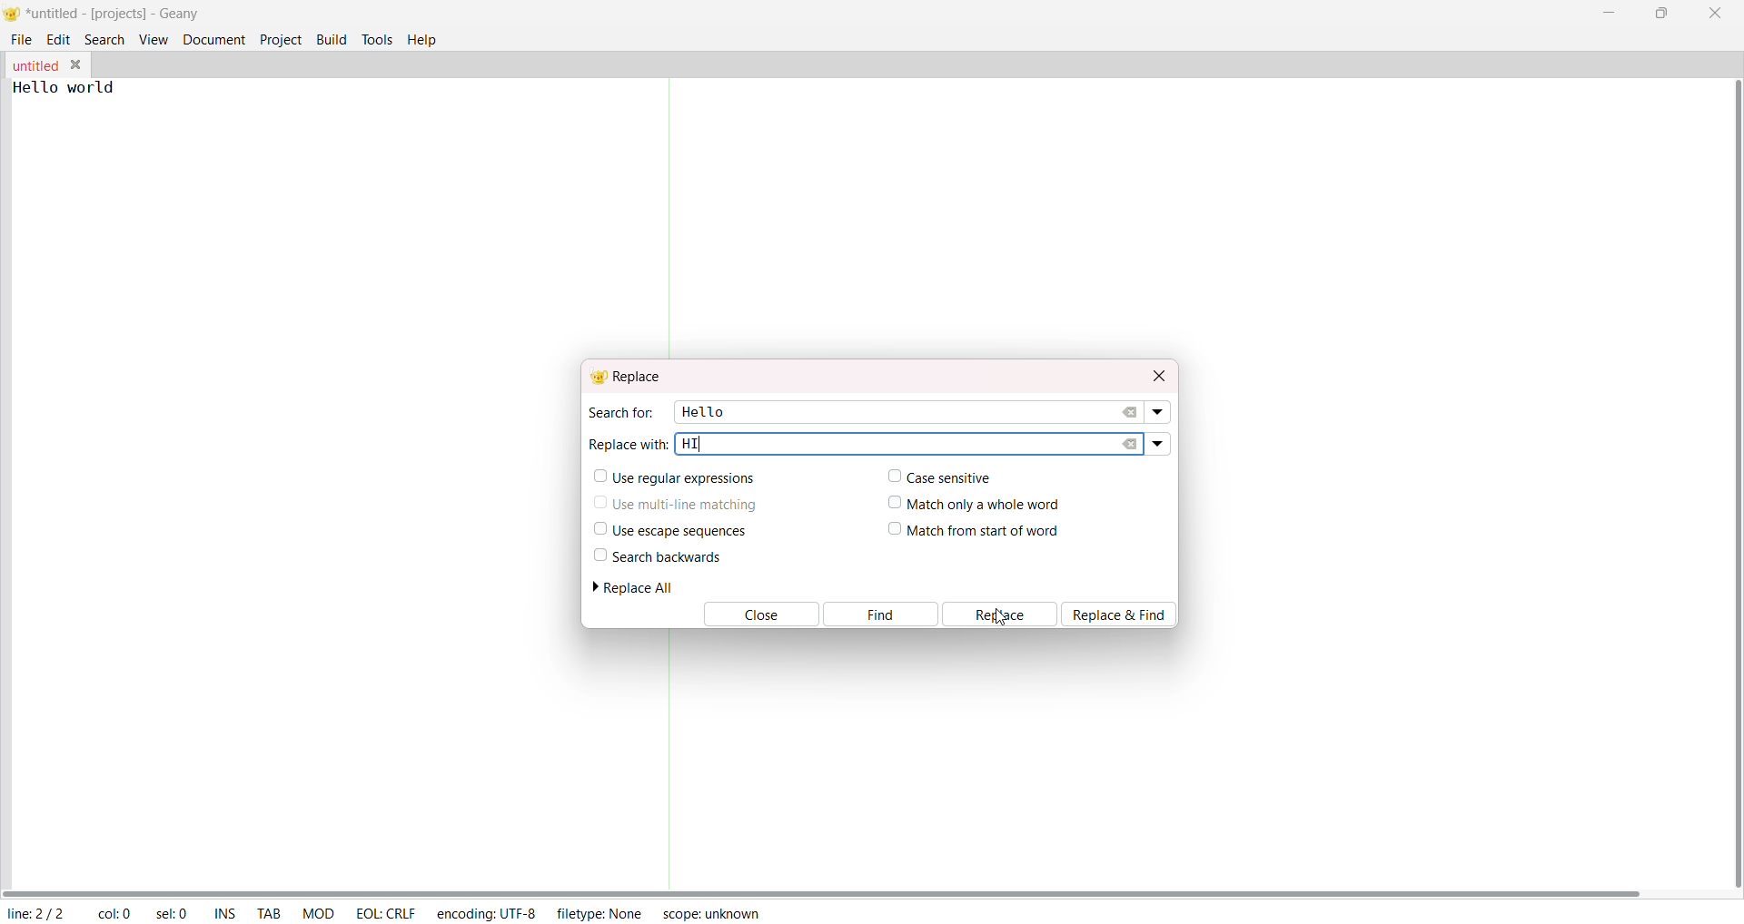 This screenshot has height=924, width=1744. What do you see at coordinates (281, 38) in the screenshot?
I see `project` at bounding box center [281, 38].